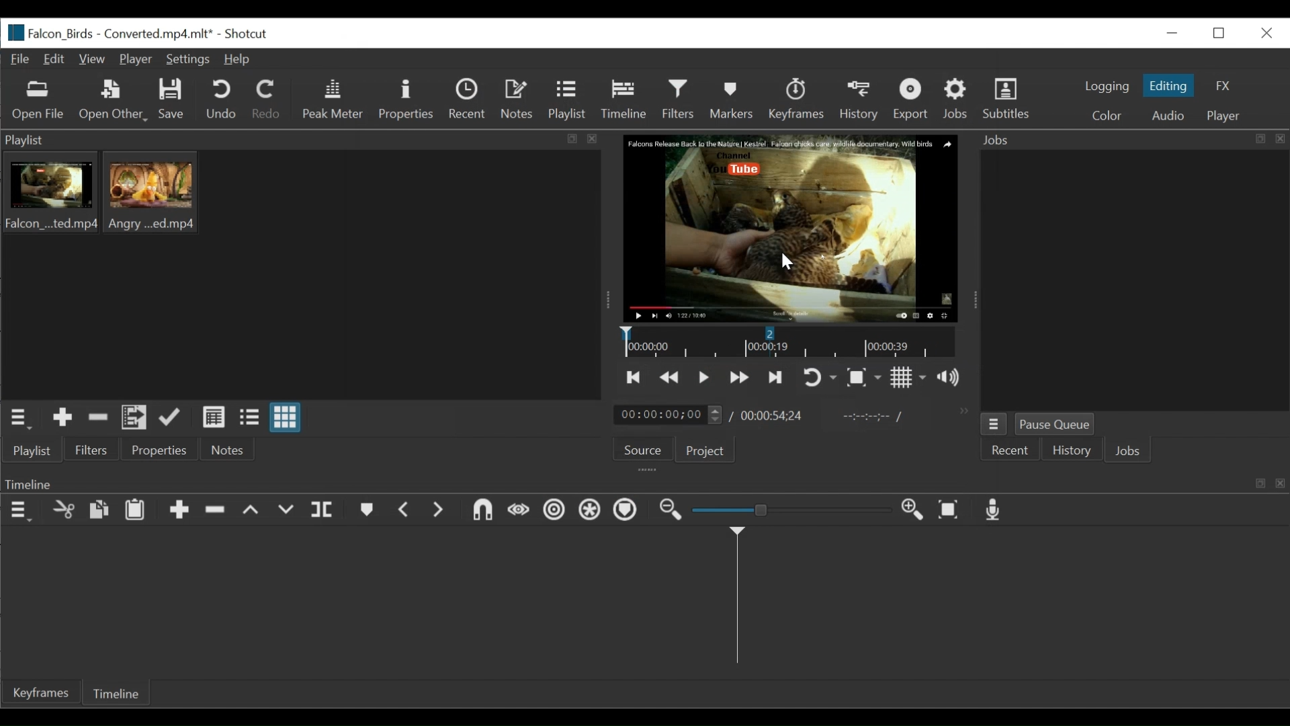 Image resolution: width=1290 pixels, height=726 pixels. Describe the element at coordinates (741, 377) in the screenshot. I see `Play quickly forward` at that location.